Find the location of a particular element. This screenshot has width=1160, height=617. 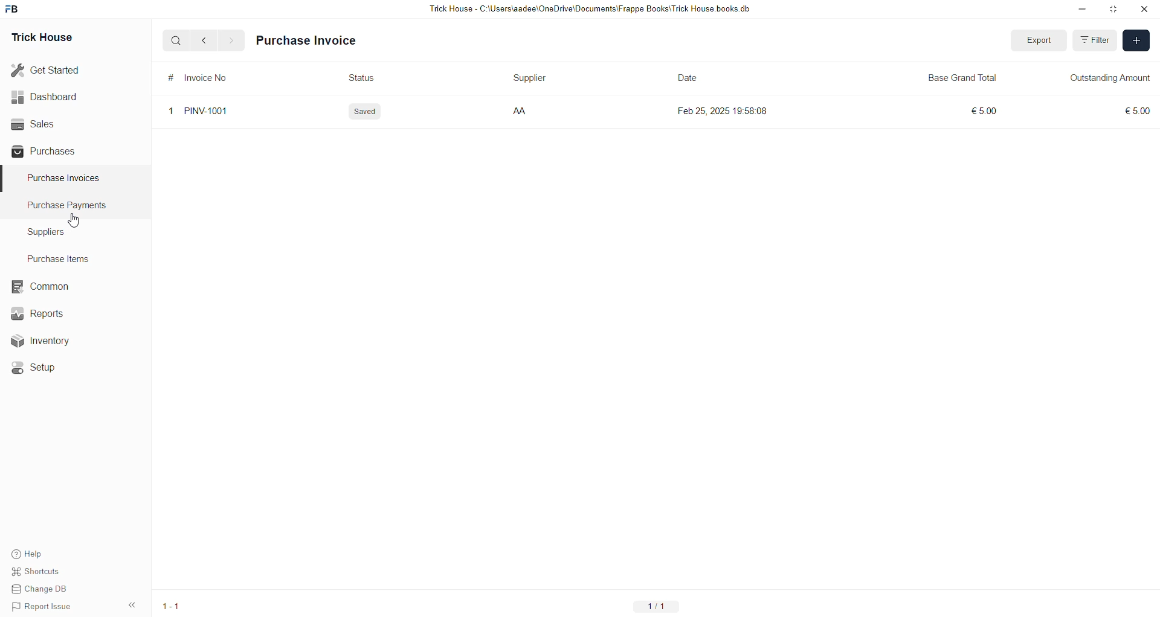

Purchases is located at coordinates (46, 153).